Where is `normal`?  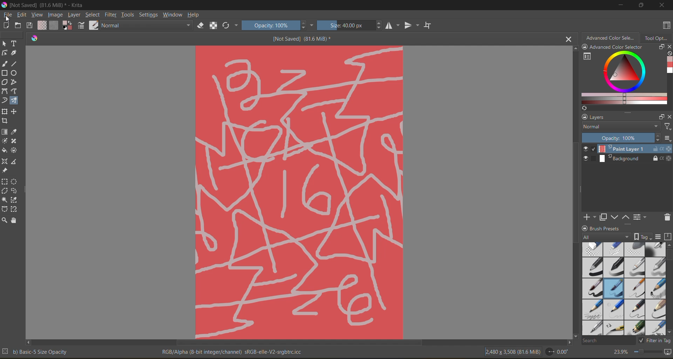
normal is located at coordinates (619, 127).